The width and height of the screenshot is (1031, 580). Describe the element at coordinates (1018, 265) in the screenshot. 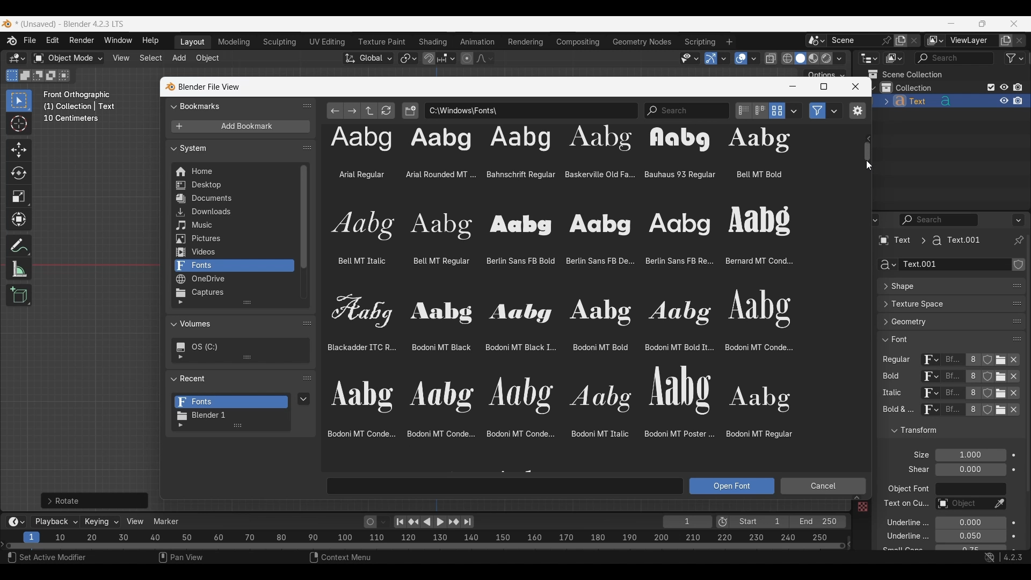

I see `Change order in the list` at that location.